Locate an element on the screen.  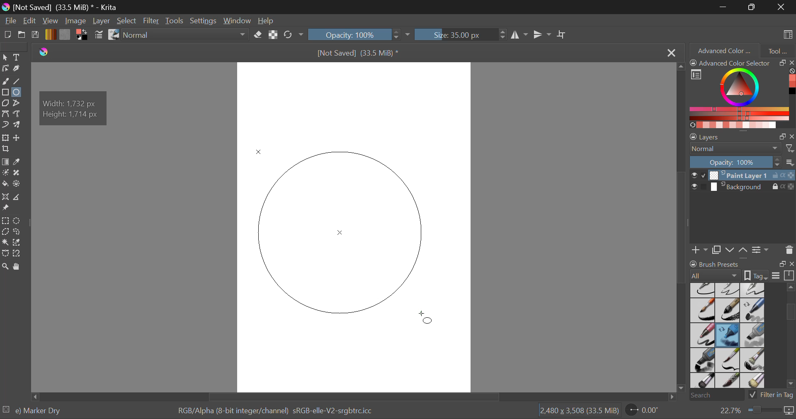
Gradient is located at coordinates (50, 34).